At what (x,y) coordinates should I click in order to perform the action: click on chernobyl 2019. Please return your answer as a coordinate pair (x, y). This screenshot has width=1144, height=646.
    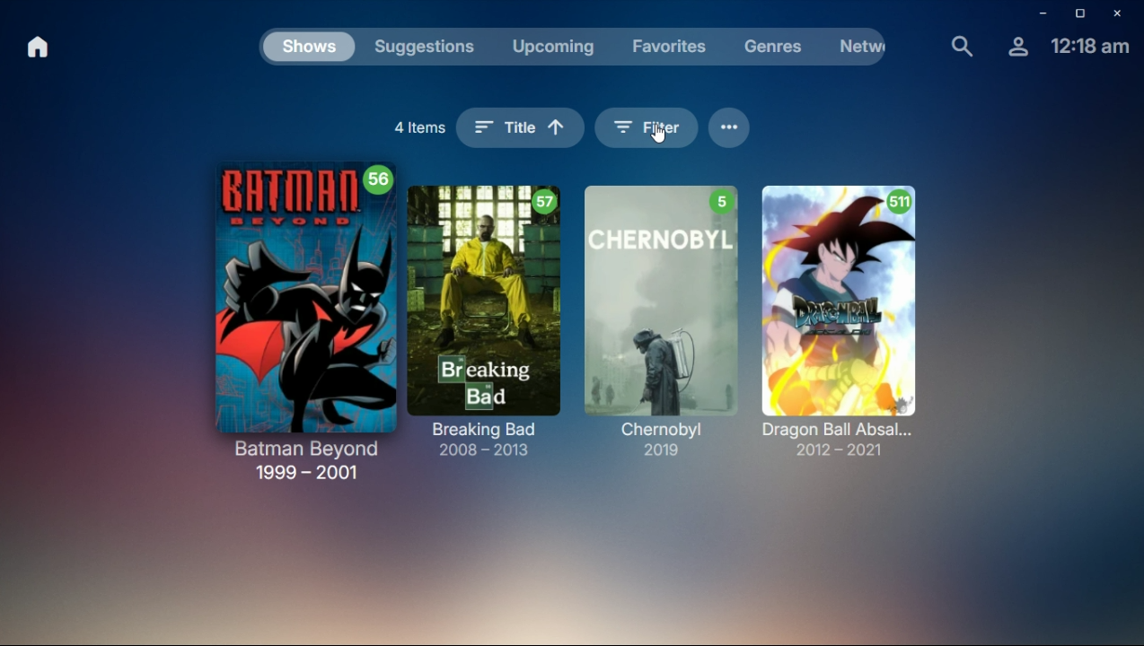
    Looking at the image, I should click on (664, 309).